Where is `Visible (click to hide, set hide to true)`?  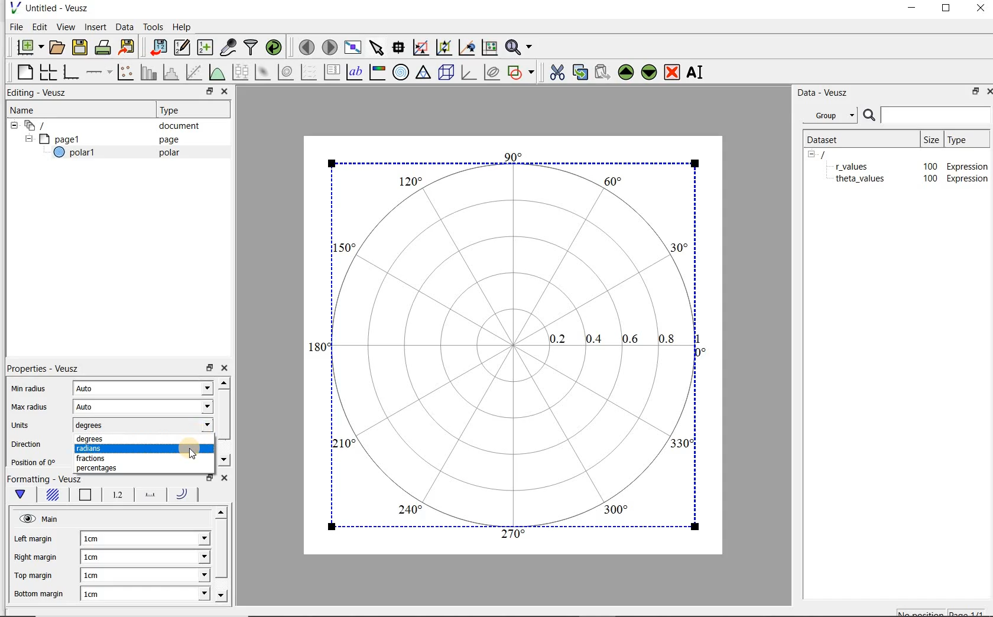
Visible (click to hide, set hide to true) is located at coordinates (27, 516).